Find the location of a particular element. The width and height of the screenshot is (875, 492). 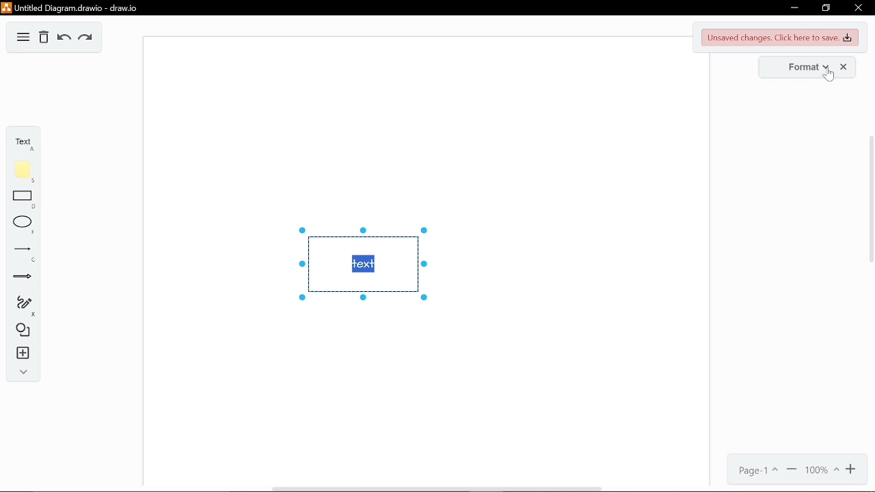

zoom out is located at coordinates (792, 469).